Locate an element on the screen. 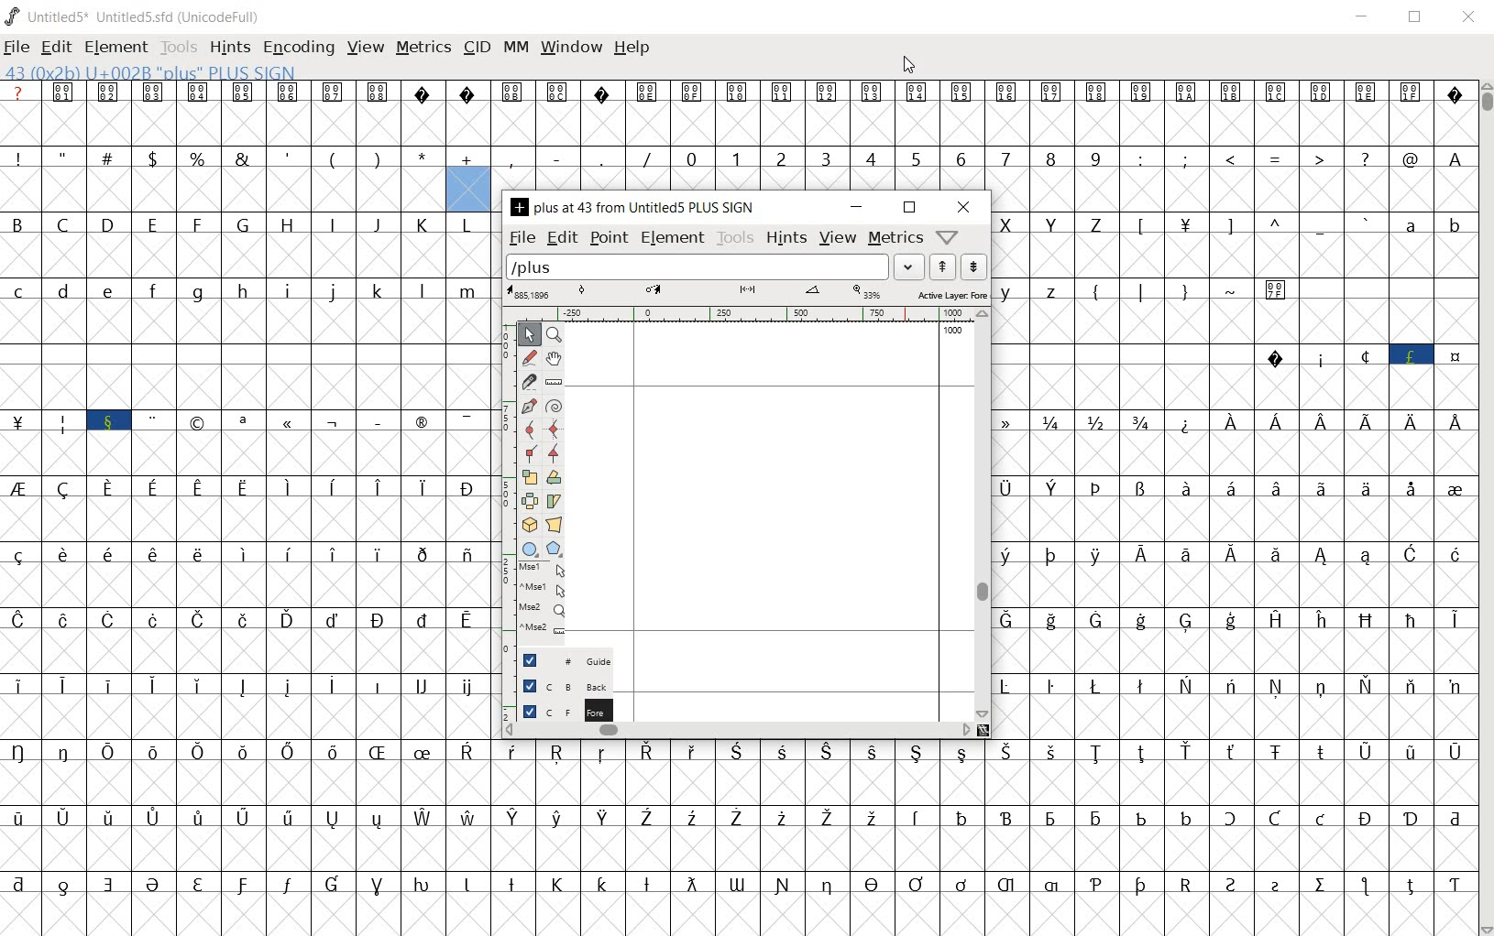 This screenshot has width=1494, height=936. help is located at coordinates (632, 49).